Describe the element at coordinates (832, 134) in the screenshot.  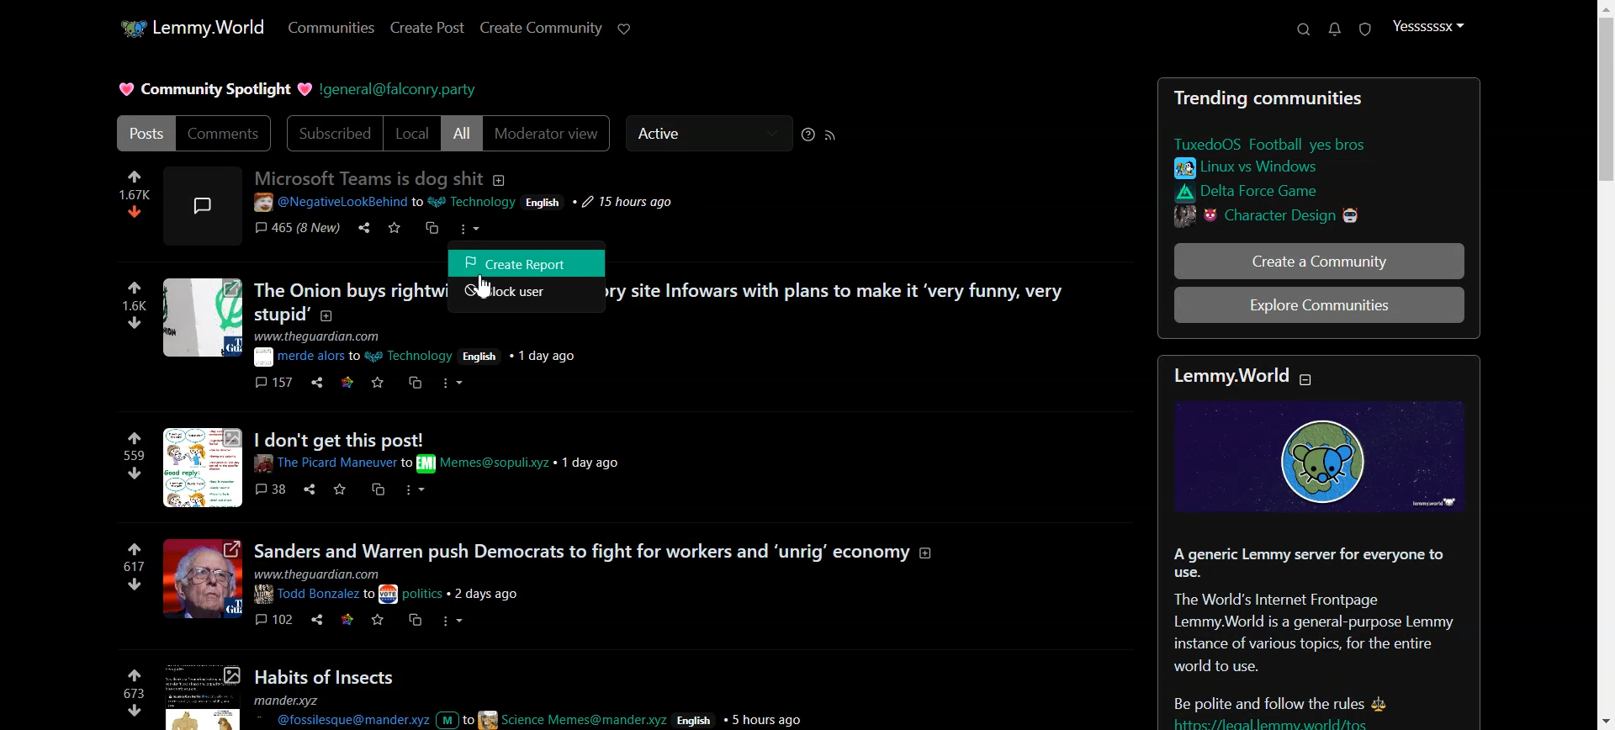
I see `RSS` at that location.